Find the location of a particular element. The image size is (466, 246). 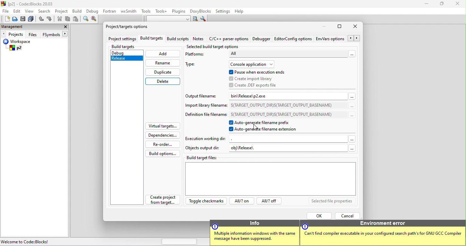

undo is located at coordinates (42, 19).